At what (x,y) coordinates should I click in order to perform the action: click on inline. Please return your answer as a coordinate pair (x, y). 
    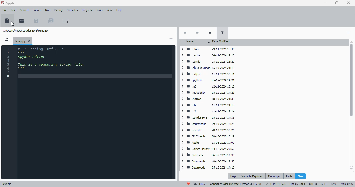
    Looking at the image, I should click on (200, 184).